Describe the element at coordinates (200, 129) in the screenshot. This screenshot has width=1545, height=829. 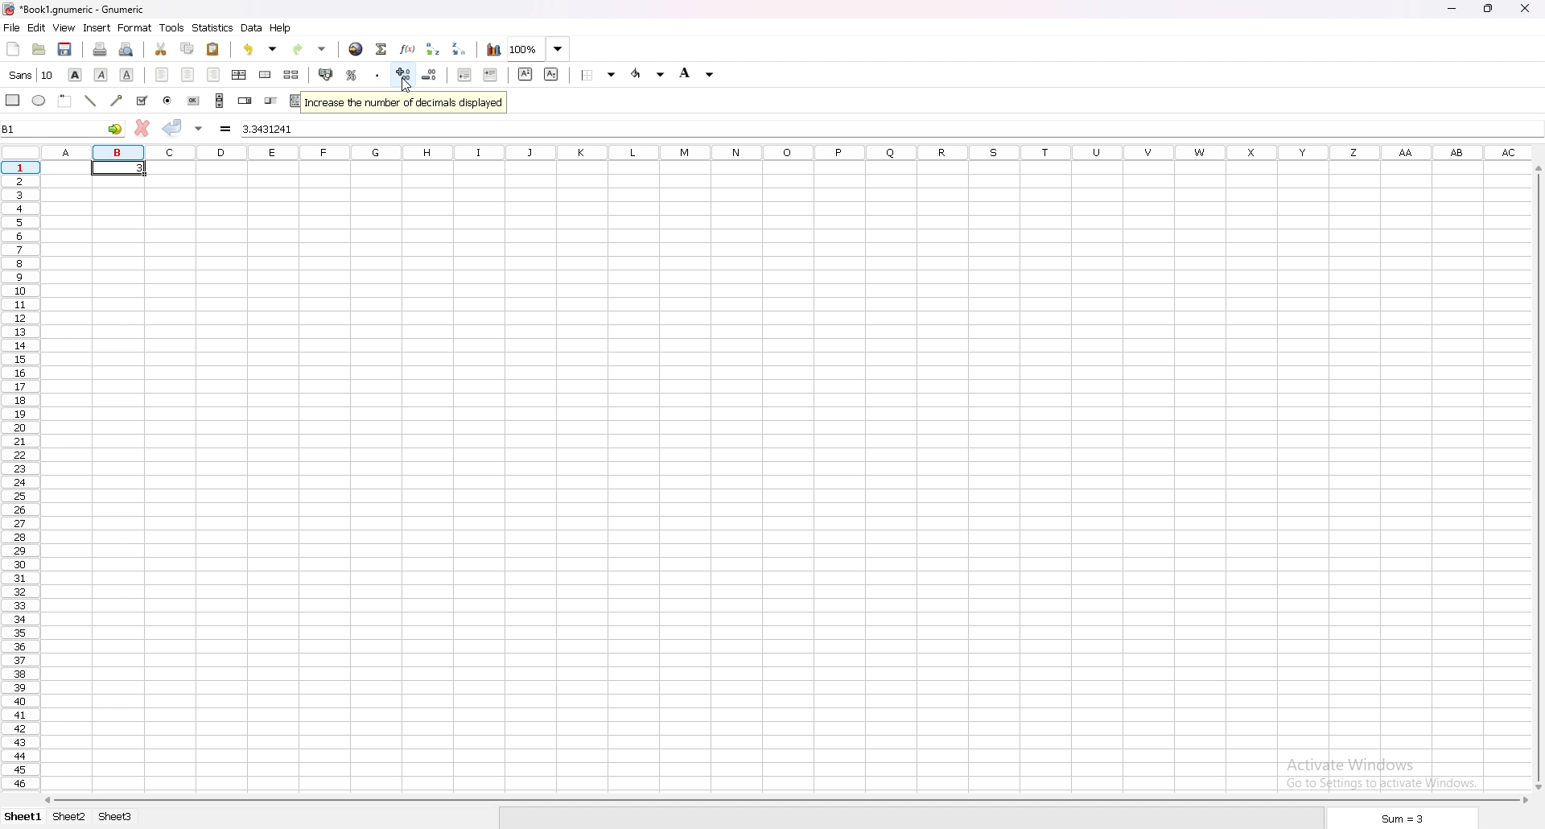
I see `accept changes in multiple cells` at that location.